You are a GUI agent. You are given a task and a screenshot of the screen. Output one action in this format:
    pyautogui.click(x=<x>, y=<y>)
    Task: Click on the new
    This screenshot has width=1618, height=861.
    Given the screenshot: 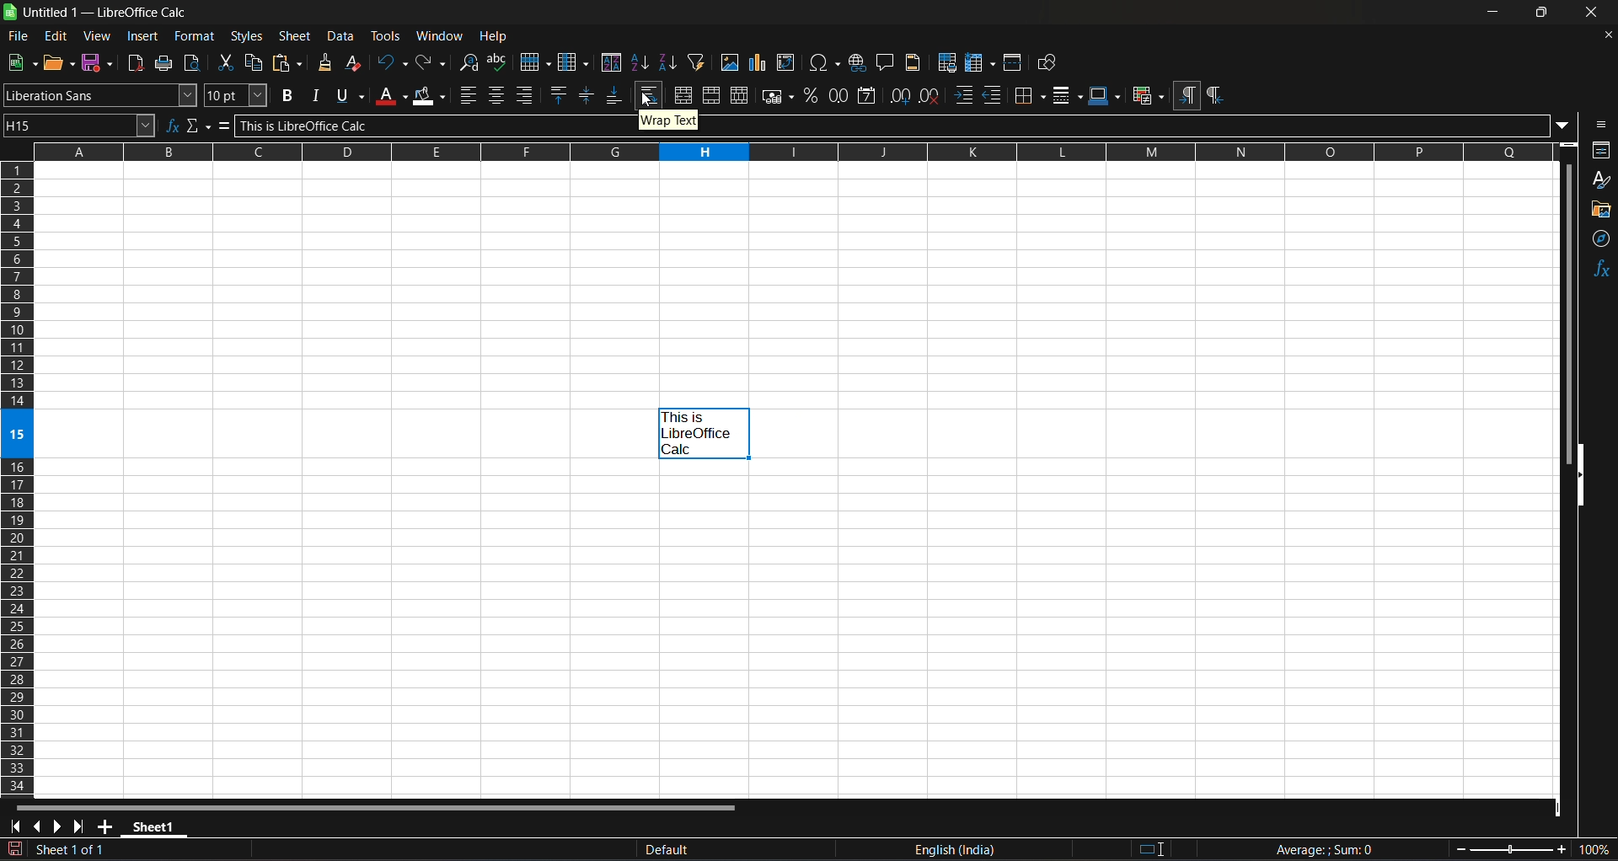 What is the action you would take?
    pyautogui.click(x=21, y=62)
    